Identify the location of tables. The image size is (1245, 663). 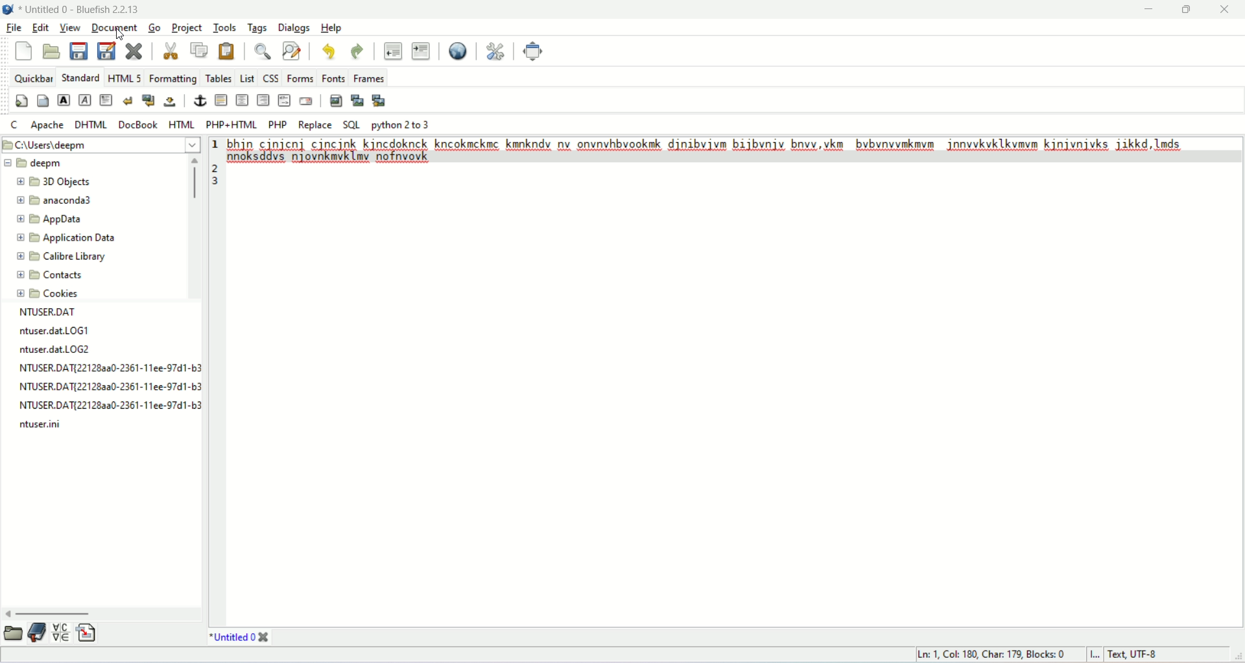
(217, 78).